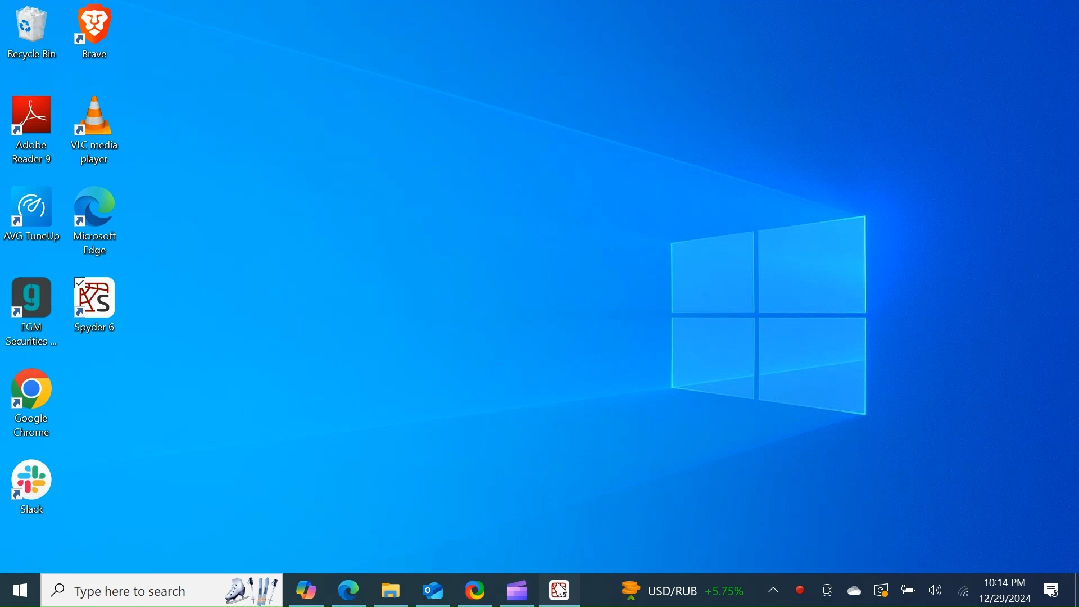  What do you see at coordinates (561, 590) in the screenshot?
I see `Spyder Desktop Icon` at bounding box center [561, 590].